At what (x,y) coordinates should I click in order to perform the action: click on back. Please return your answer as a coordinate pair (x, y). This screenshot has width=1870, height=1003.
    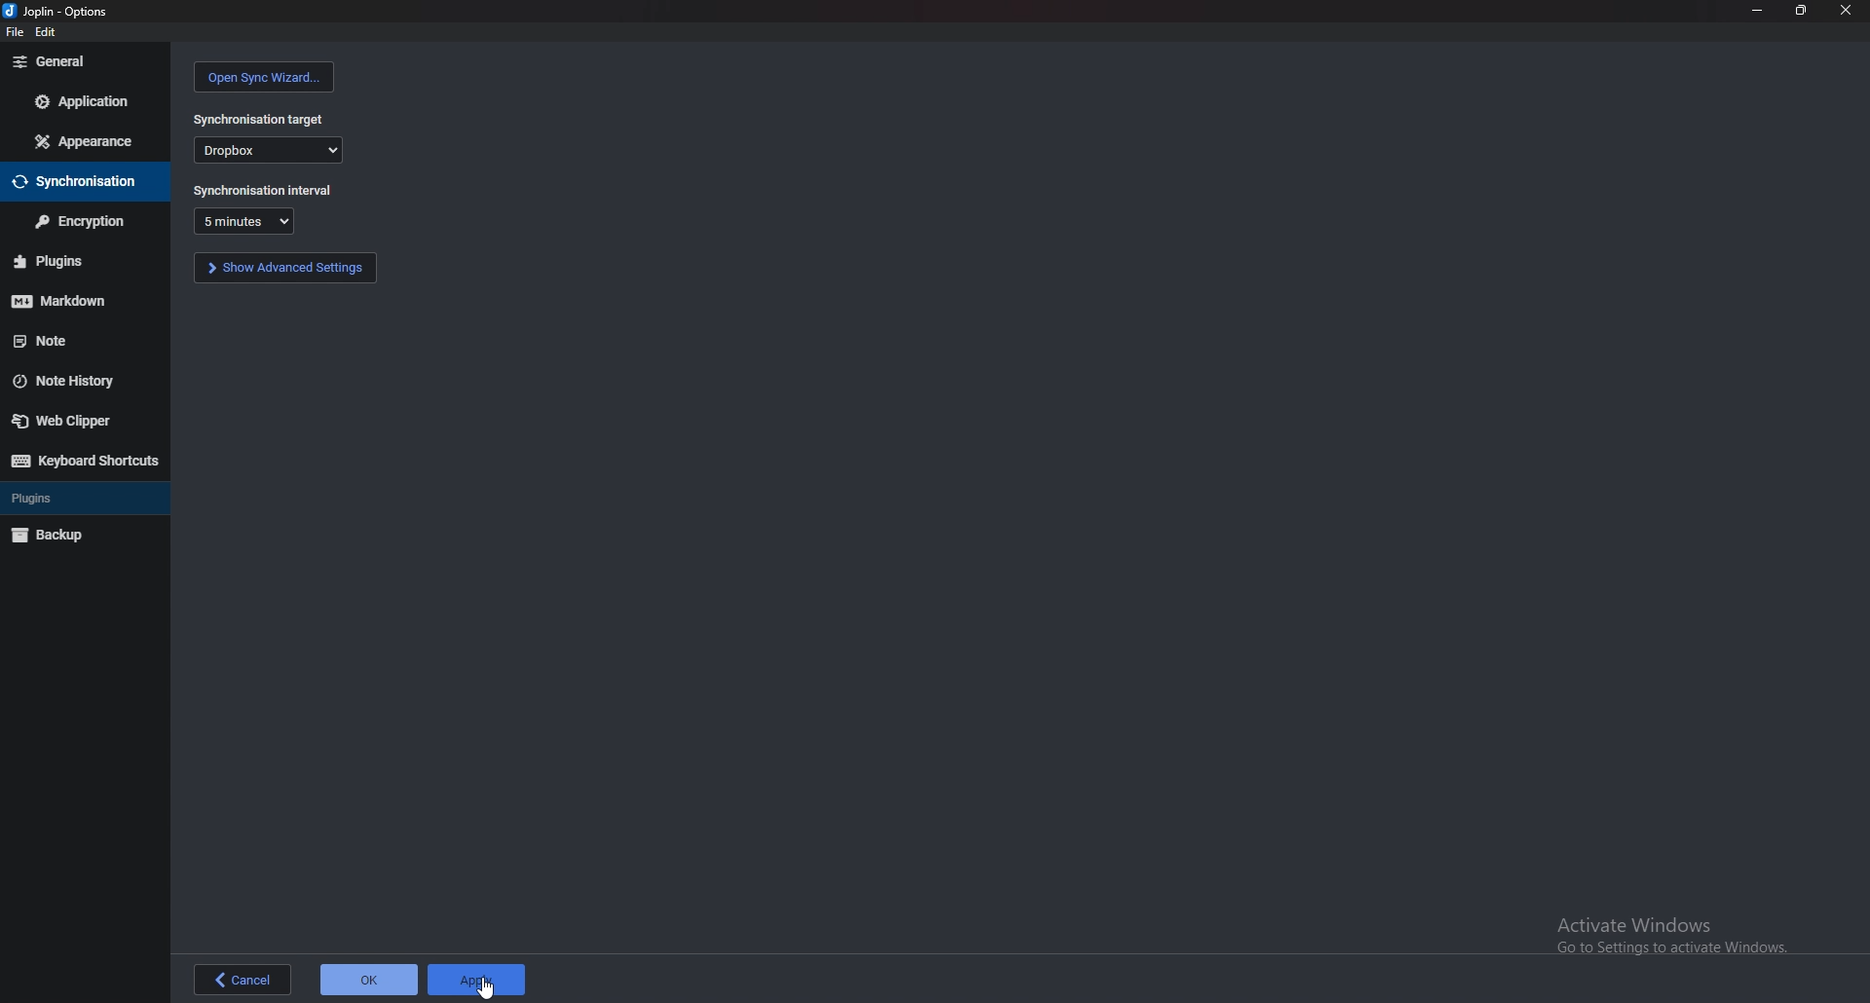
    Looking at the image, I should click on (247, 980).